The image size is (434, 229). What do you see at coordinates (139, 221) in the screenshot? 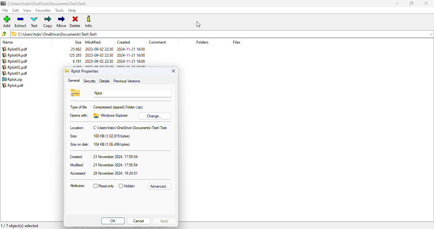
I see `cancel` at bounding box center [139, 221].